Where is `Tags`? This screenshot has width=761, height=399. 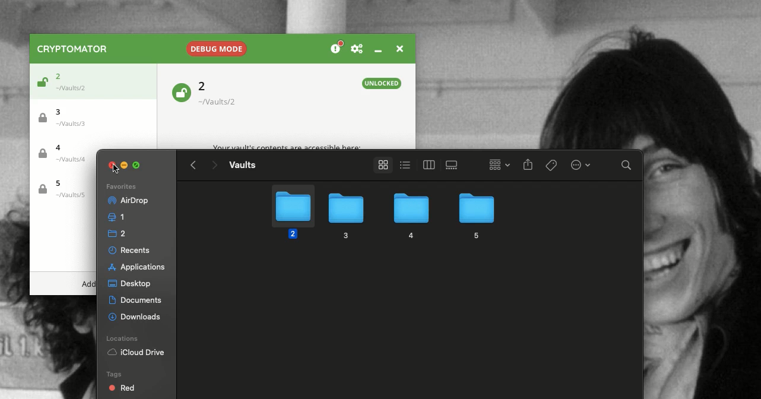 Tags is located at coordinates (552, 165).